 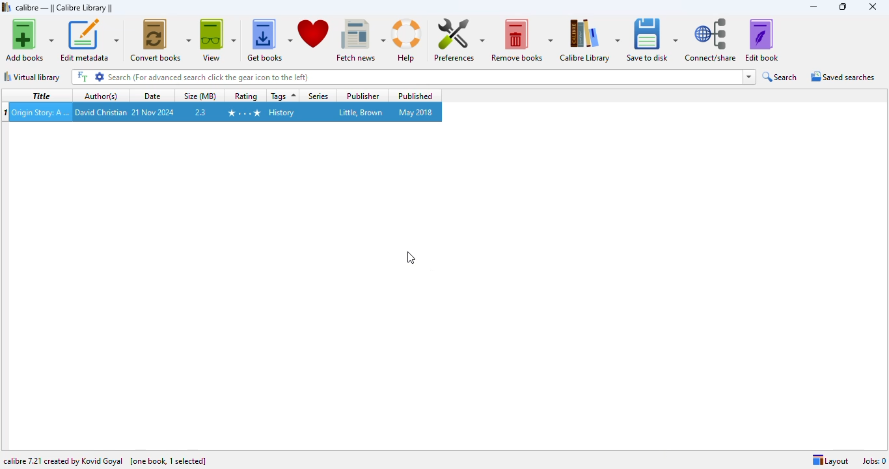 What do you see at coordinates (29, 40) in the screenshot?
I see `add books` at bounding box center [29, 40].